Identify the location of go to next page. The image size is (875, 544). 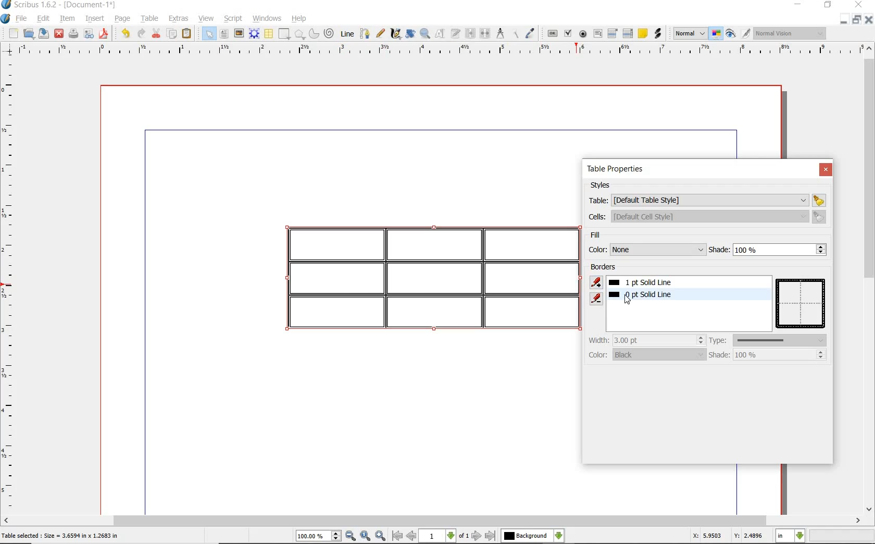
(477, 535).